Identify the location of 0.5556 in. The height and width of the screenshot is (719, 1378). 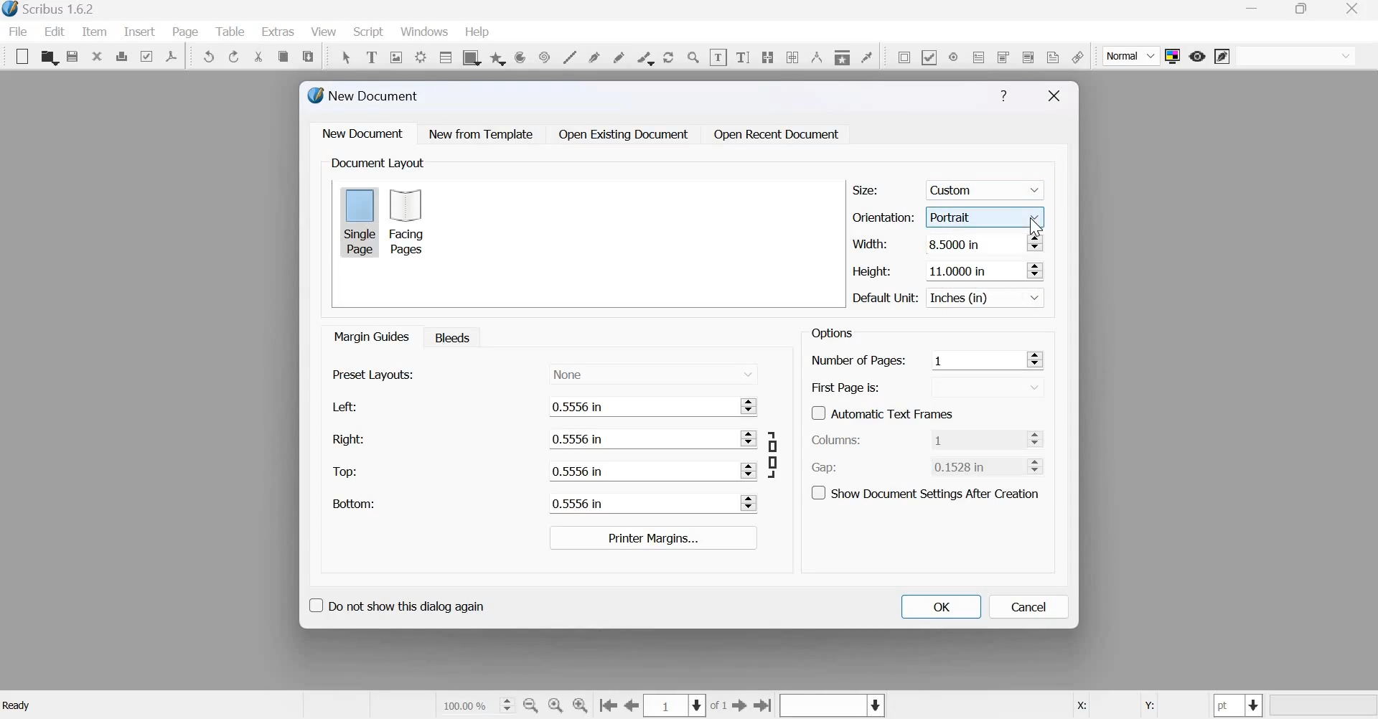
(635, 405).